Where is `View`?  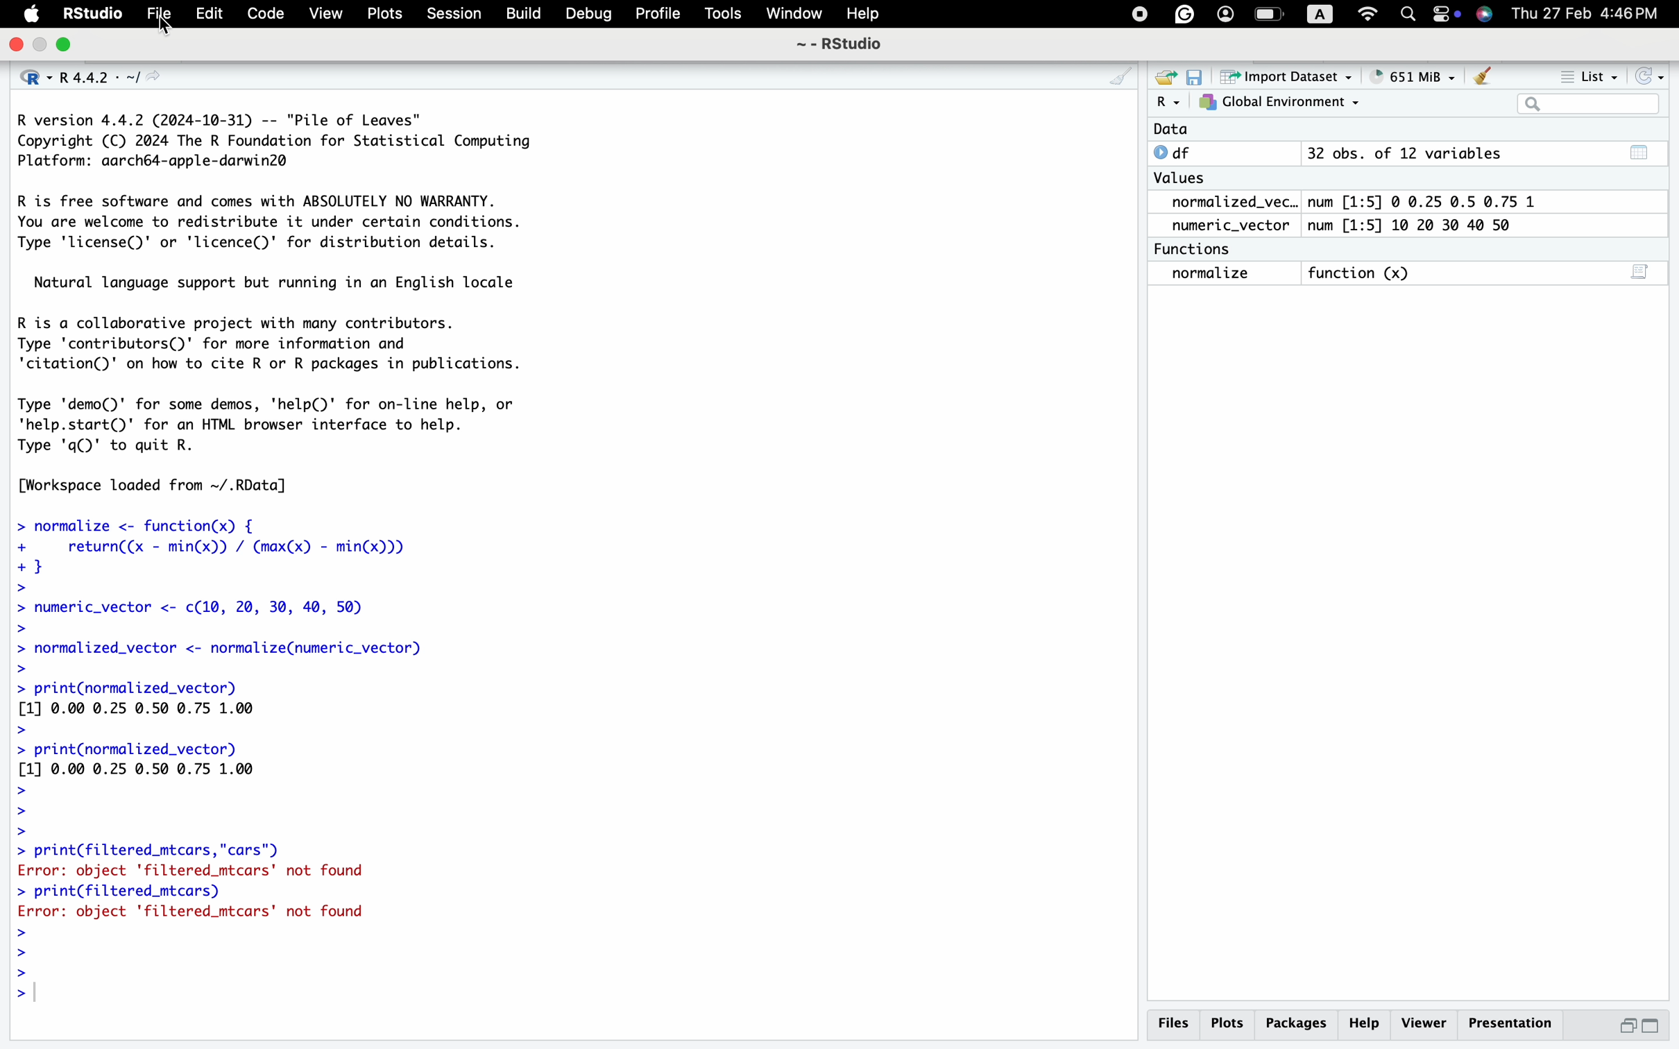
View is located at coordinates (318, 14).